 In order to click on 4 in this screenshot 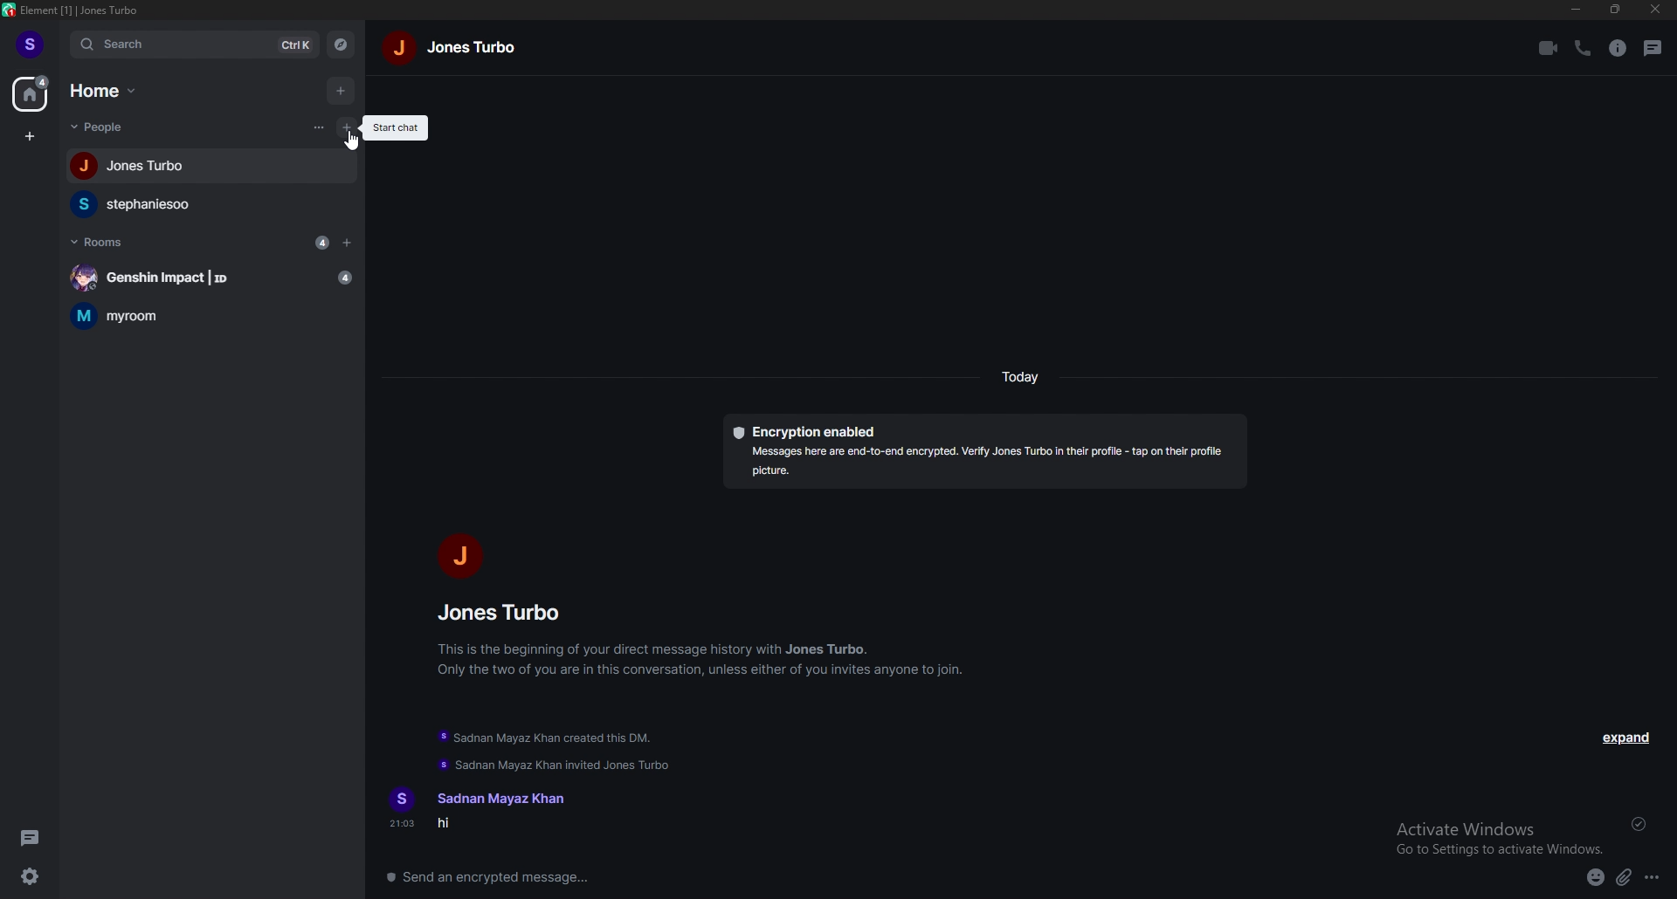, I will do `click(321, 243)`.